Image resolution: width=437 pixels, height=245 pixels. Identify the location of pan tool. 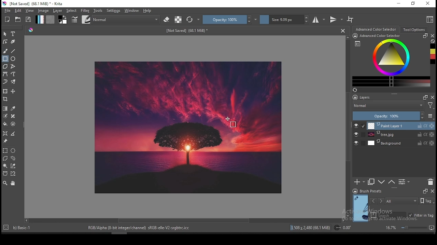
(13, 184).